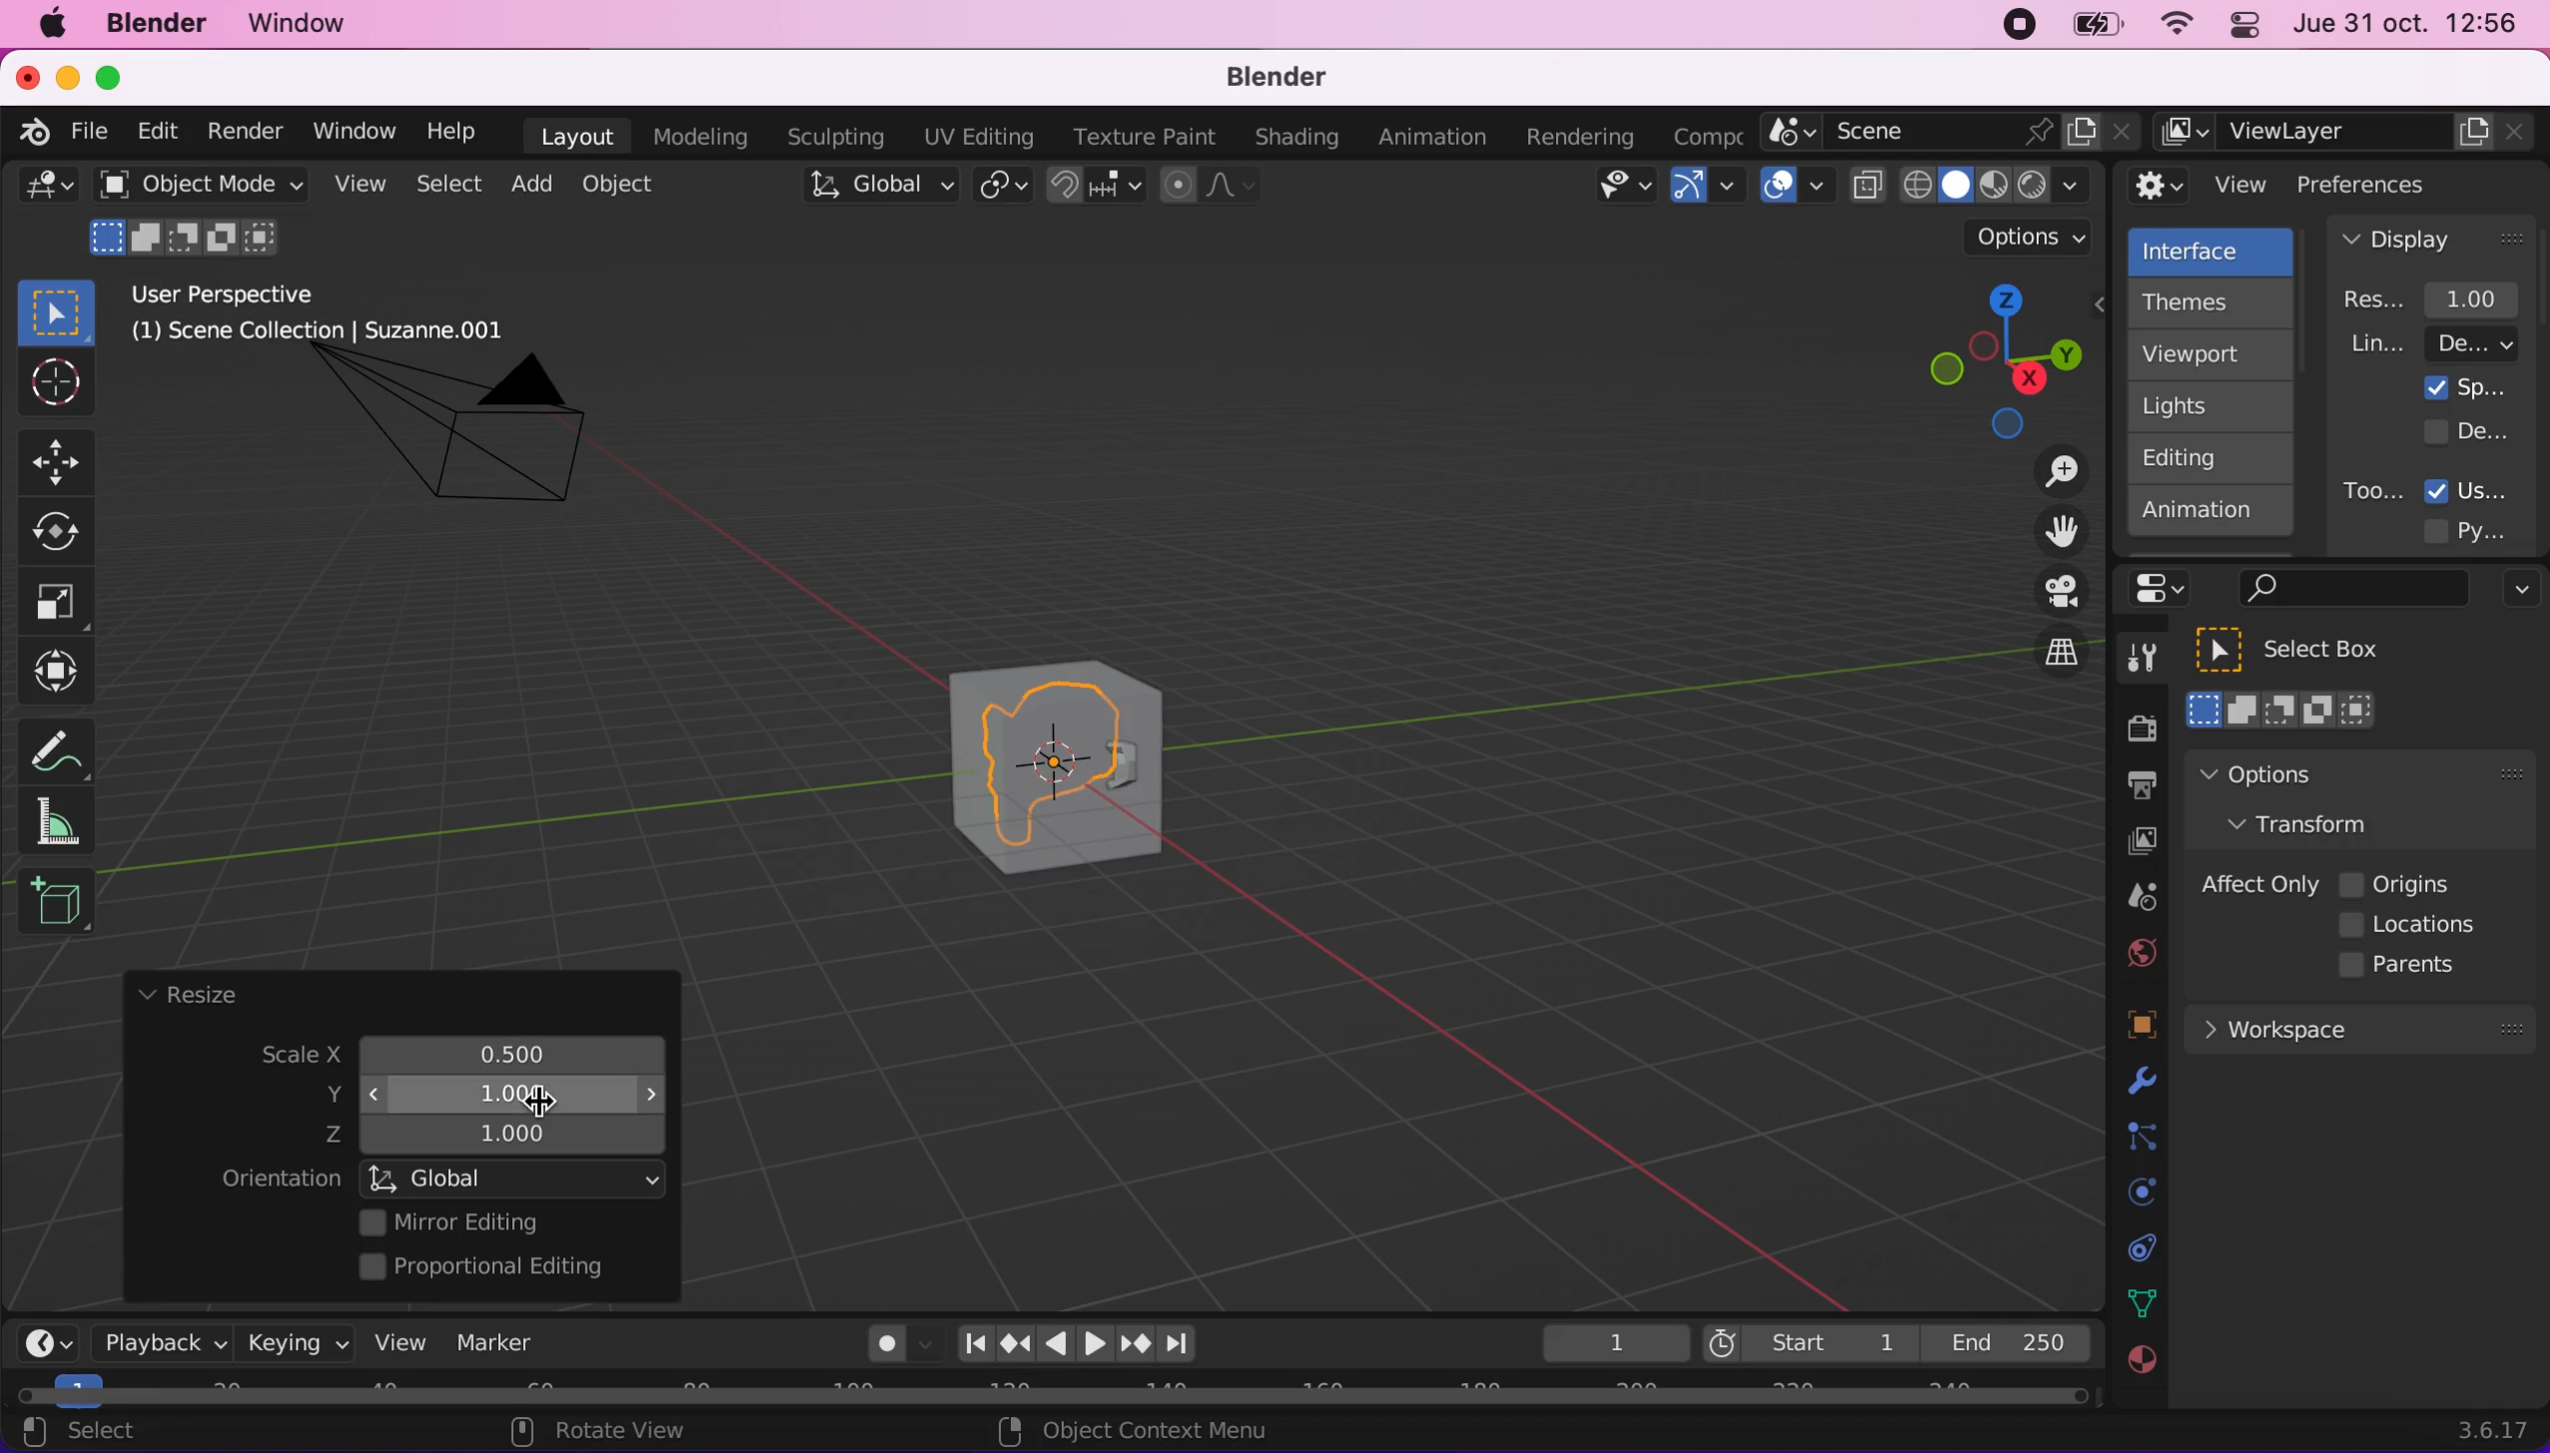 The image size is (2550, 1453). Describe the element at coordinates (504, 1050) in the screenshot. I see `scale x` at that location.